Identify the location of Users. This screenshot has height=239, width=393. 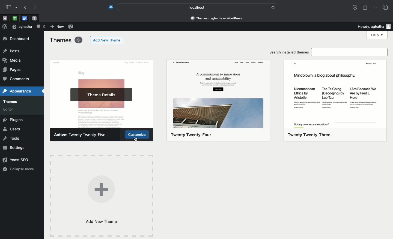
(12, 130).